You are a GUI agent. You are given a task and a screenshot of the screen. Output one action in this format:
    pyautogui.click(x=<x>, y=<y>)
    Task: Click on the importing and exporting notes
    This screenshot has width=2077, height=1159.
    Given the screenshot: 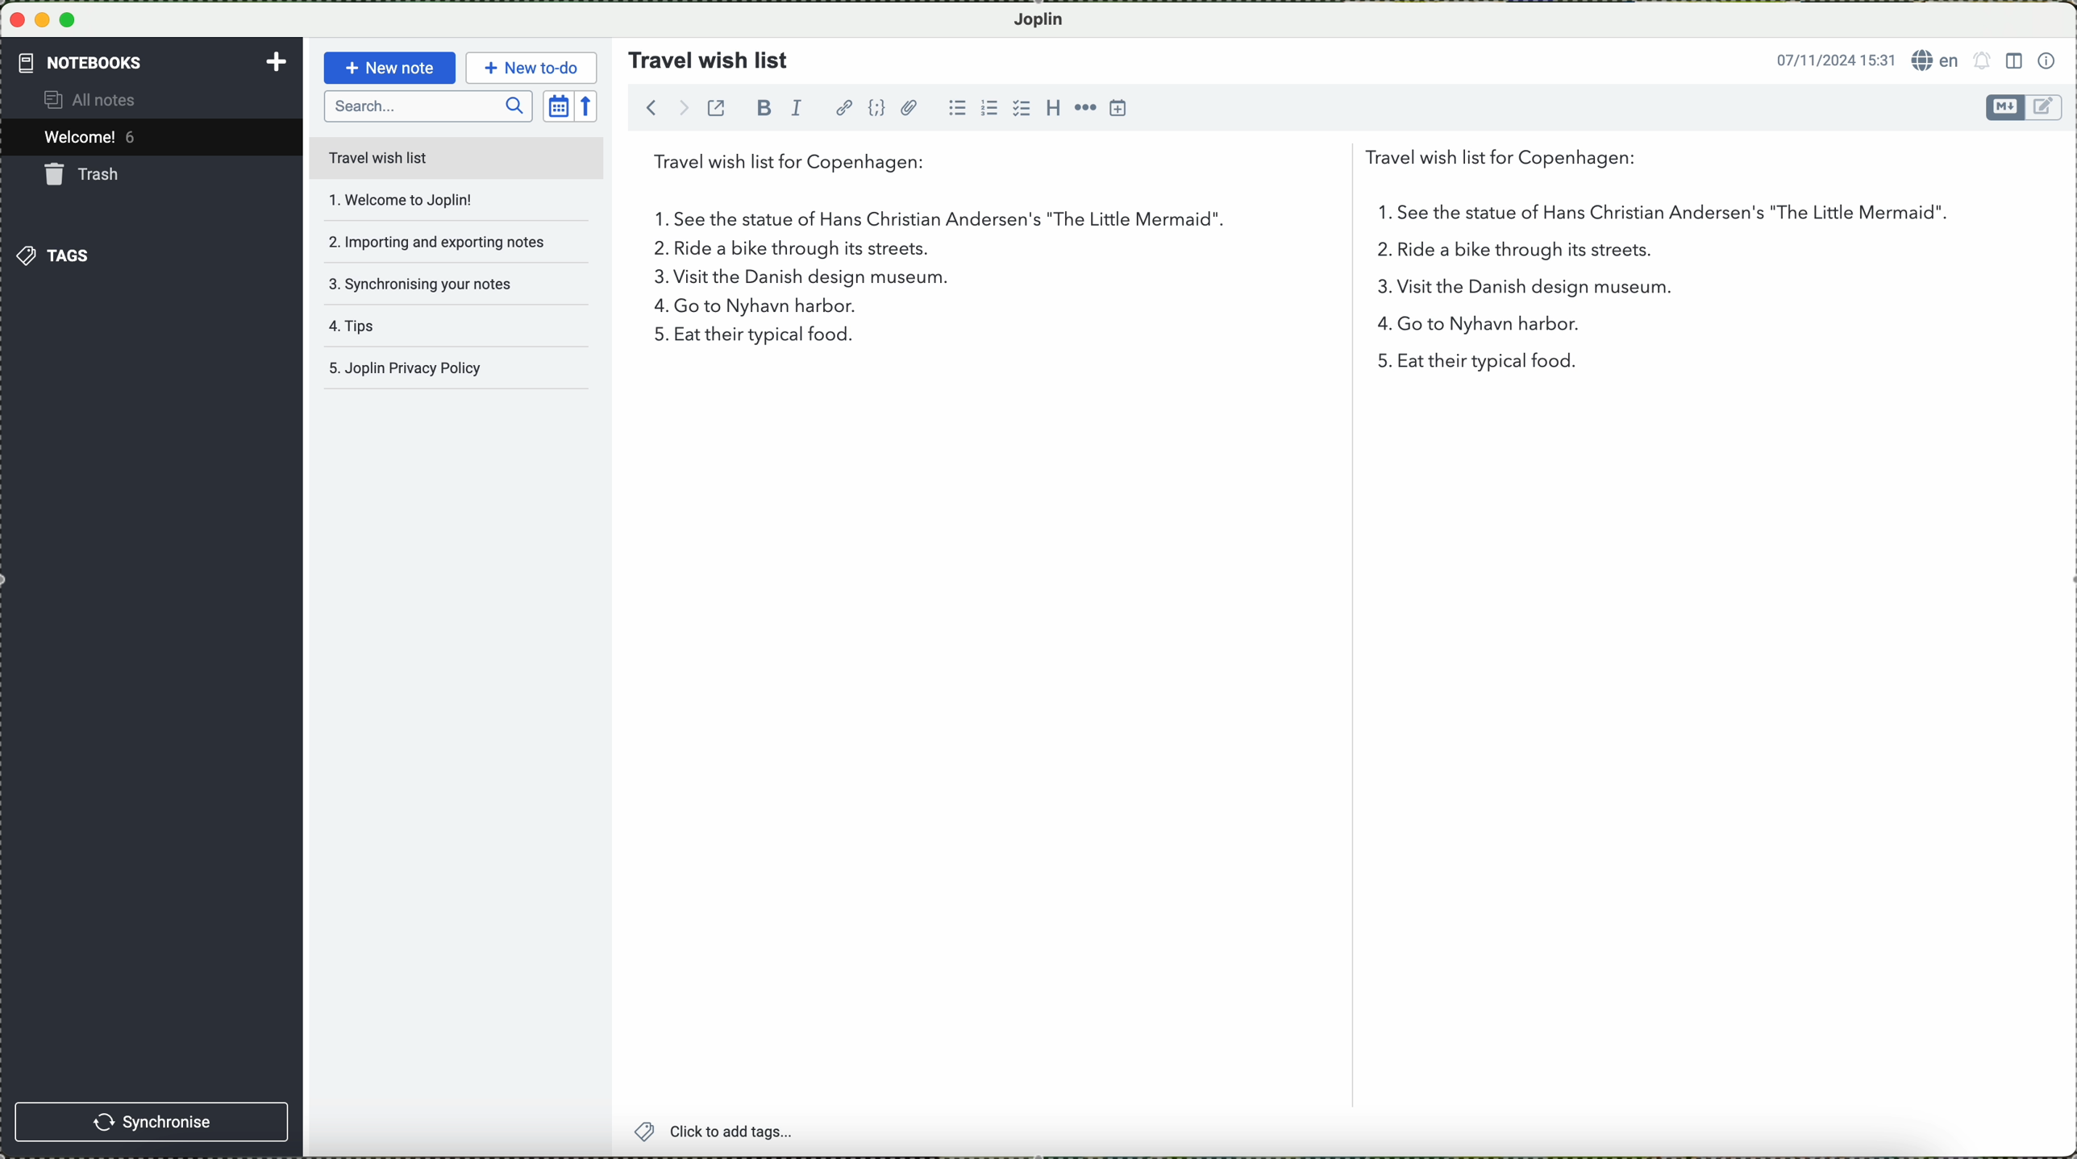 What is the action you would take?
    pyautogui.click(x=436, y=240)
    